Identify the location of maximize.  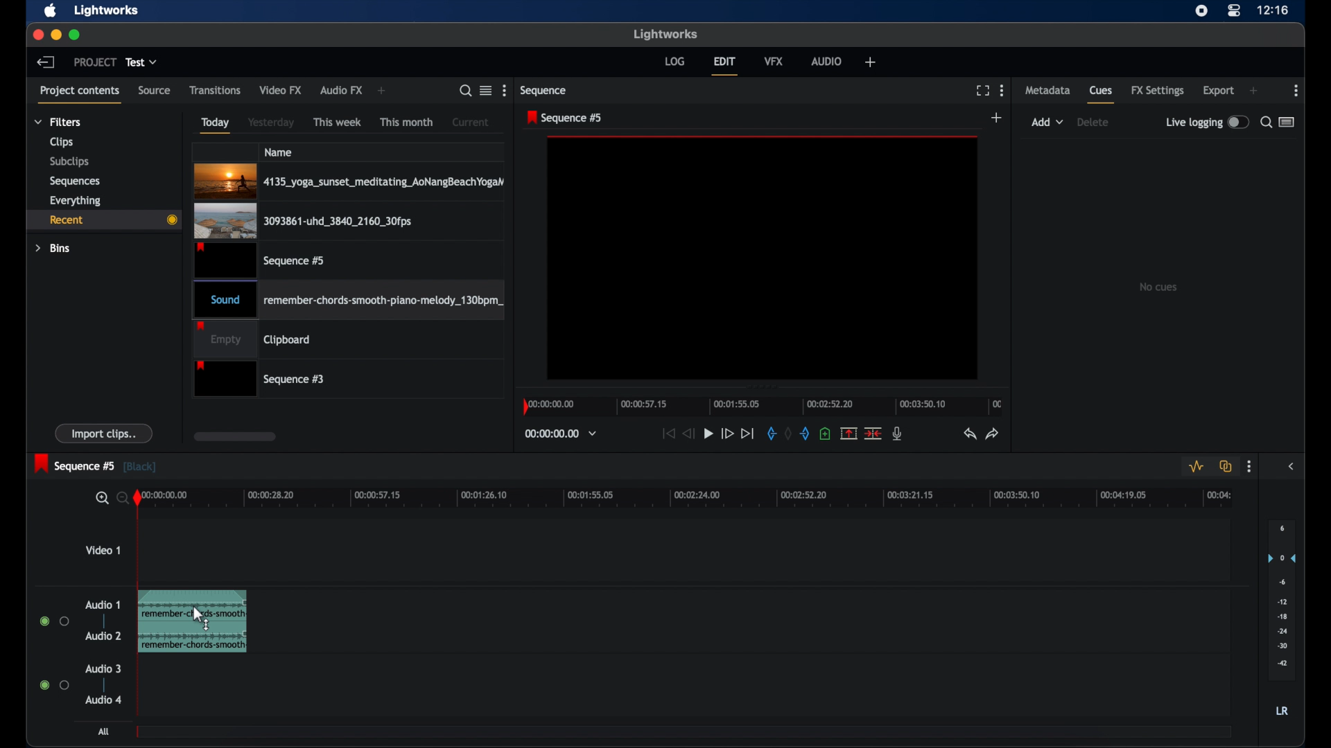
(76, 35).